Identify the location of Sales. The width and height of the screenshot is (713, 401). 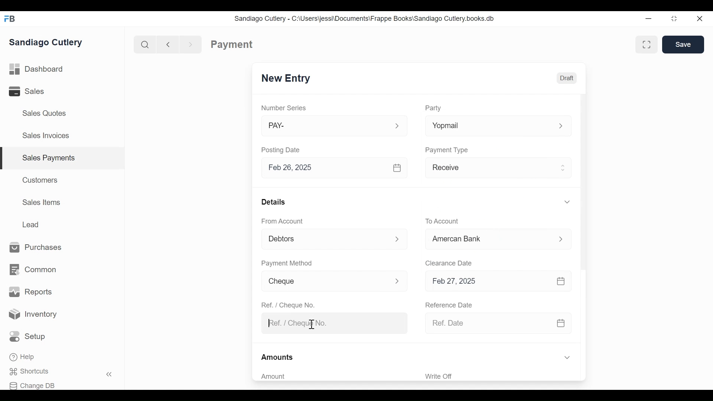
(32, 91).